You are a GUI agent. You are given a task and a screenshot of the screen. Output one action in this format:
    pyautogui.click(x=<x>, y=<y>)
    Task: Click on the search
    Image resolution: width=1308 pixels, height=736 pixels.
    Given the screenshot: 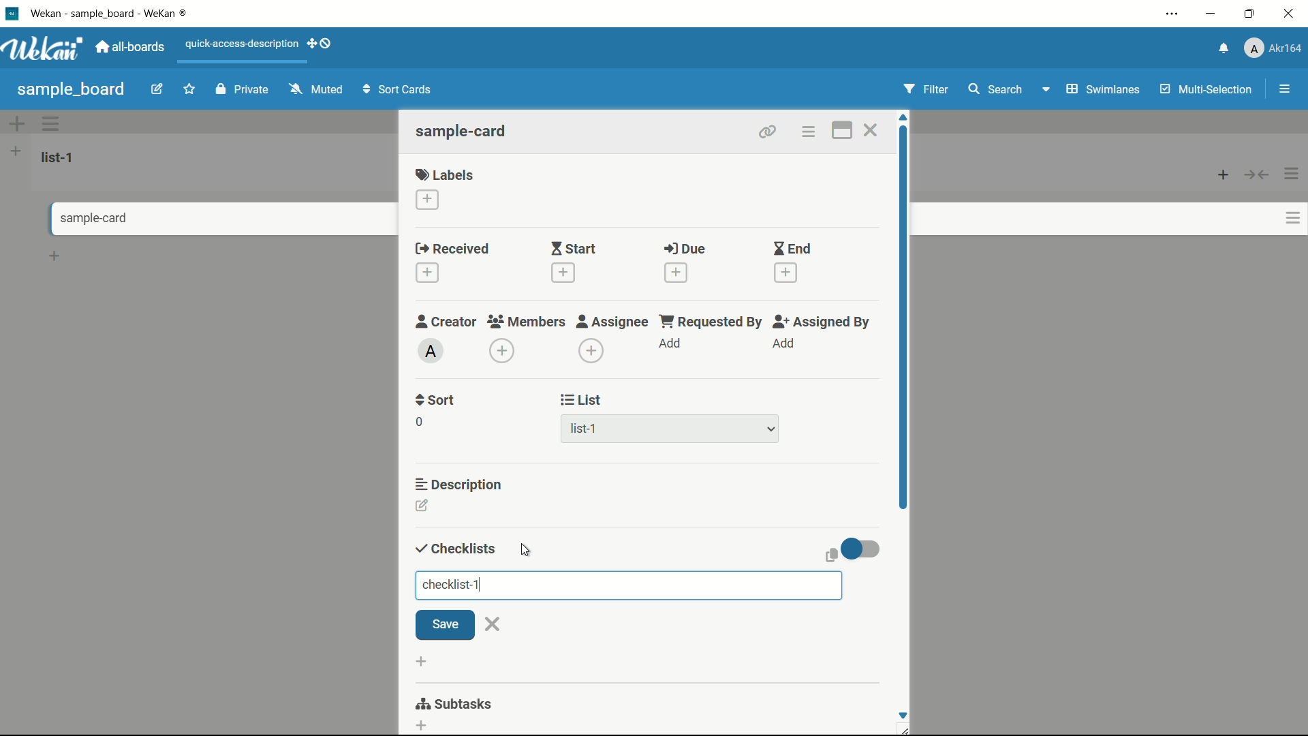 What is the action you would take?
    pyautogui.click(x=994, y=89)
    